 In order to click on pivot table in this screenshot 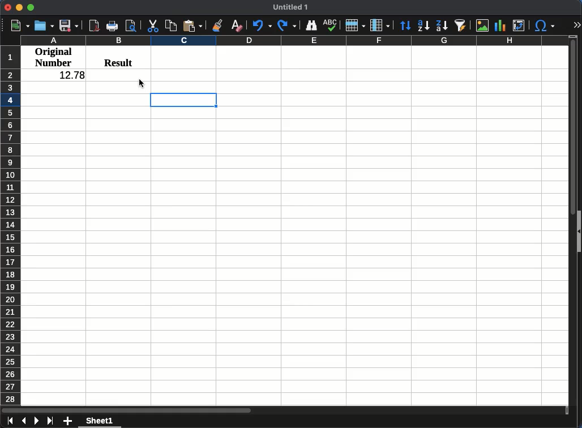, I will do `click(519, 25)`.